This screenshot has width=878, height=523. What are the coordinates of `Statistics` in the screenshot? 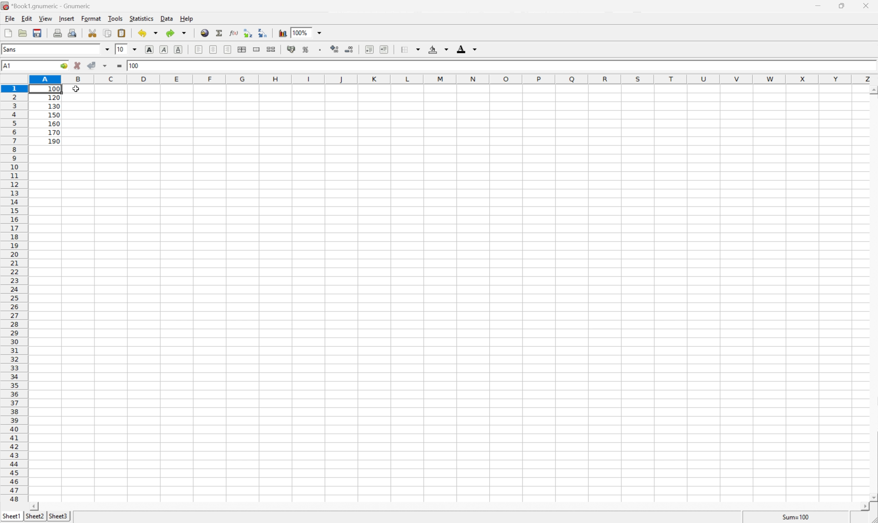 It's located at (142, 18).